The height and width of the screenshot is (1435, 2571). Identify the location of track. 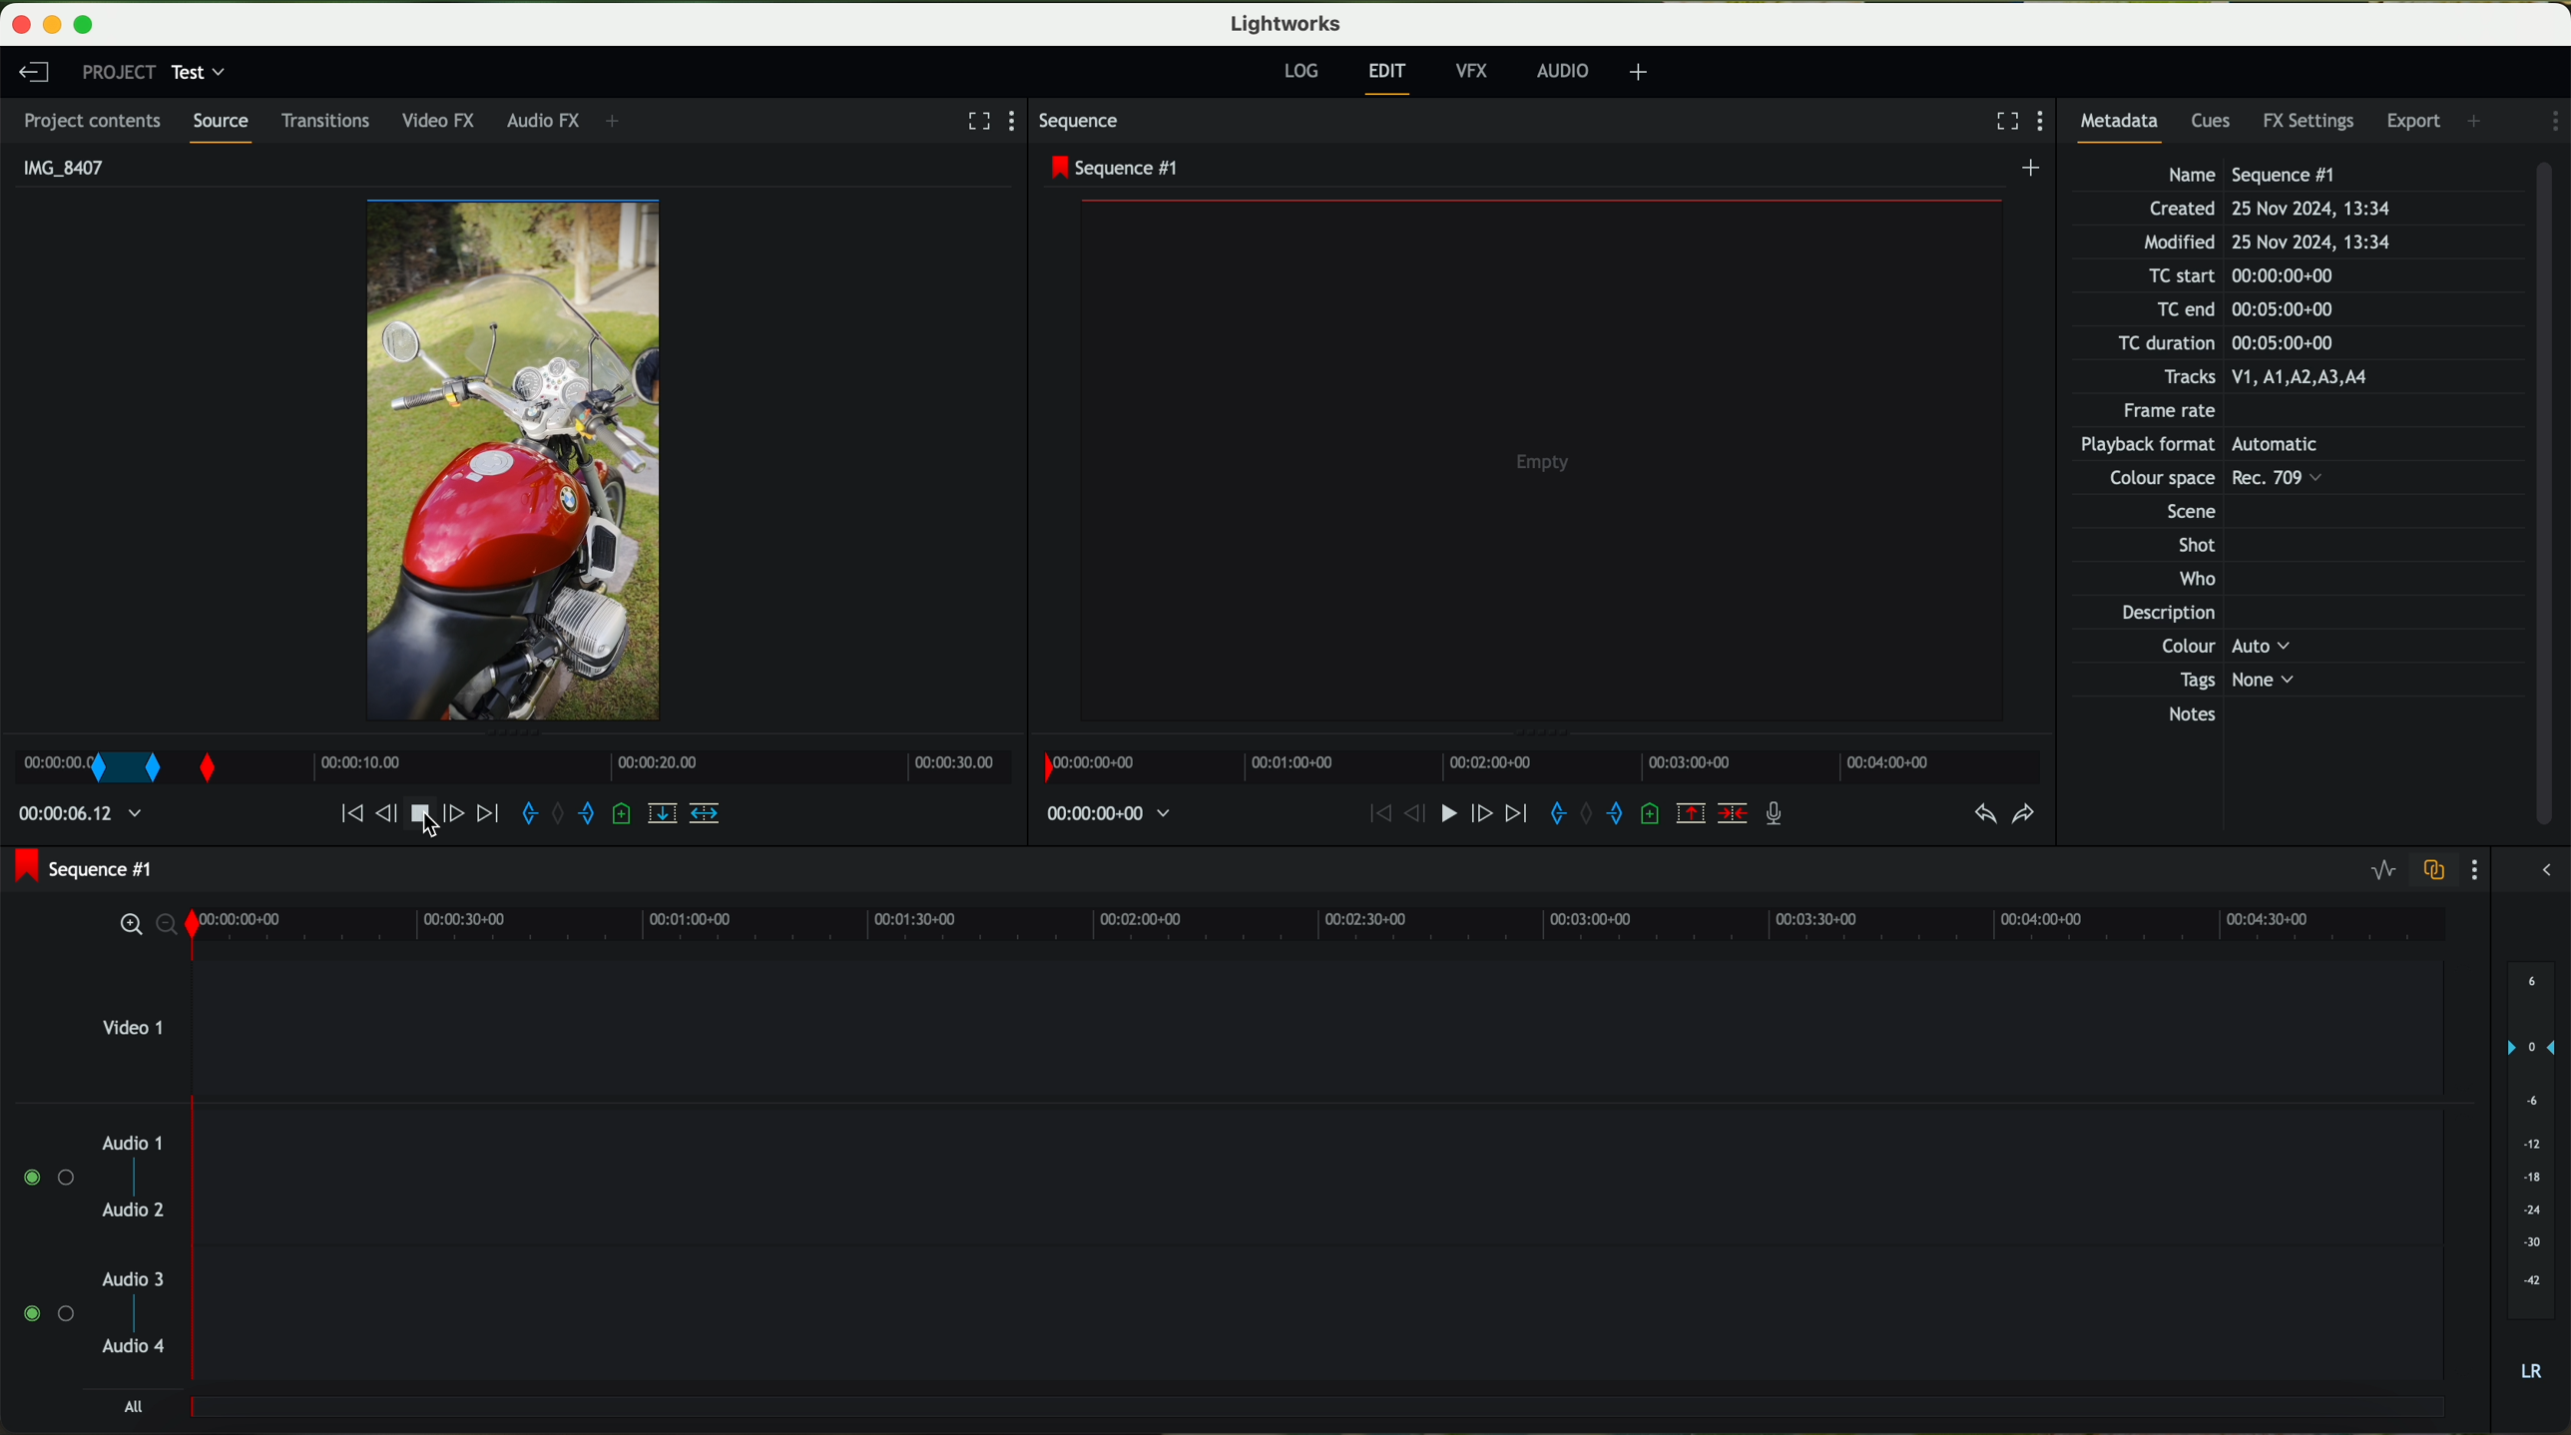
(1323, 1316).